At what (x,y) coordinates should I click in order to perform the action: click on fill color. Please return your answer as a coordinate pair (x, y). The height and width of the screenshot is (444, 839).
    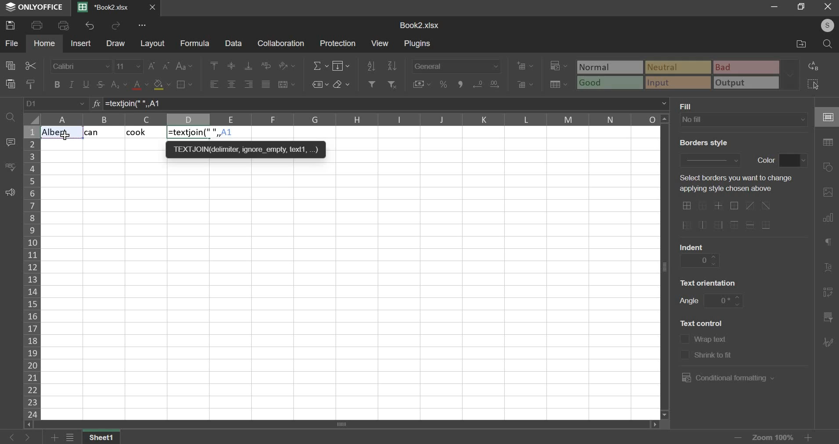
    Looking at the image, I should click on (162, 85).